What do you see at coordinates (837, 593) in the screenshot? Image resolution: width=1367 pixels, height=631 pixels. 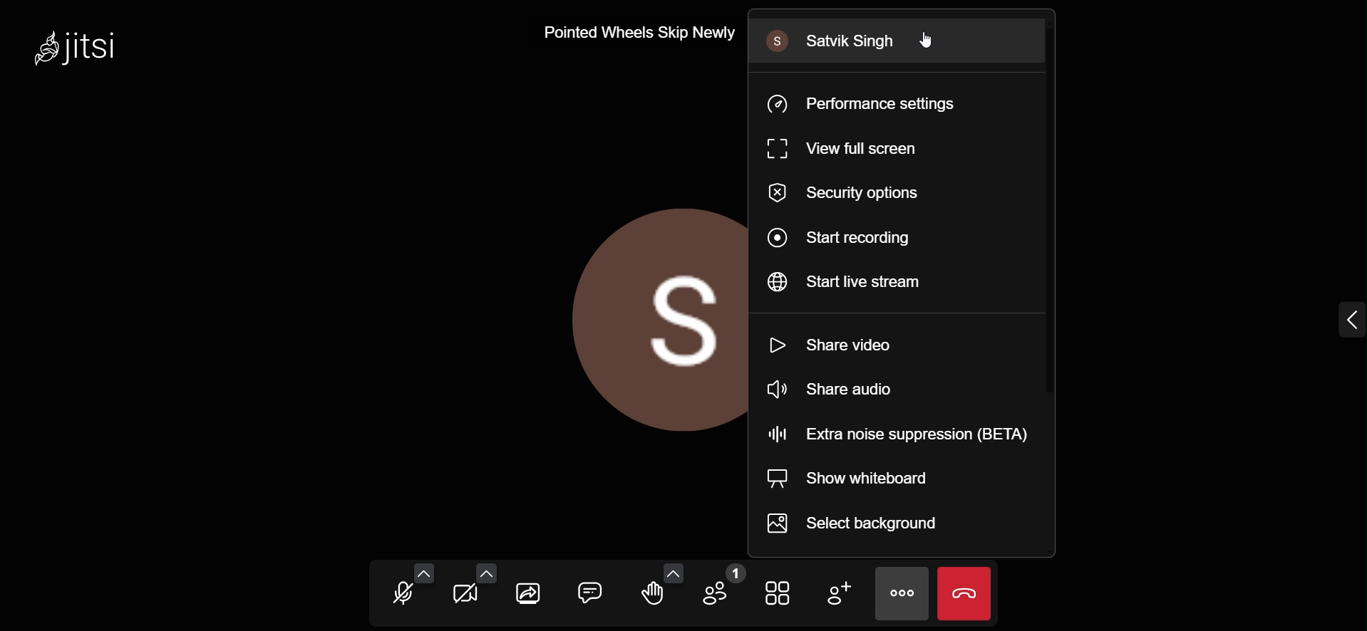 I see `add participant` at bounding box center [837, 593].